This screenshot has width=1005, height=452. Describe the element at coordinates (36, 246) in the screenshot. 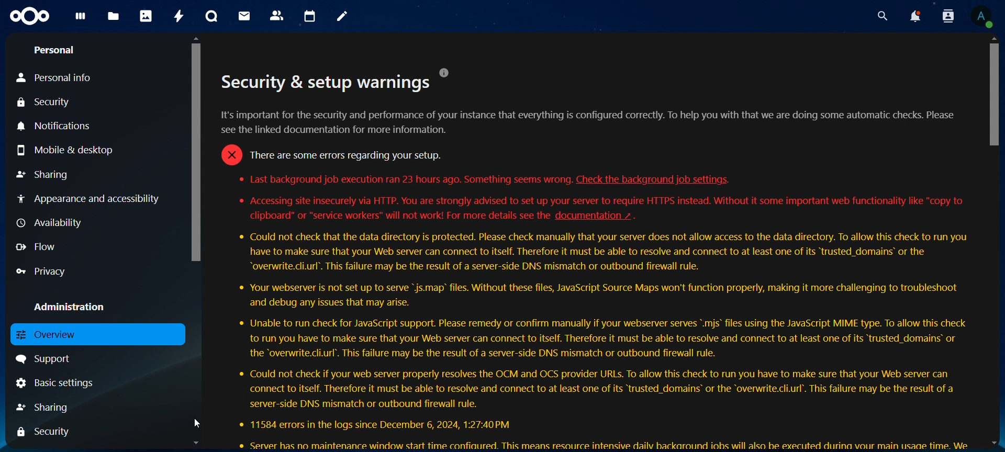

I see `flow` at that location.